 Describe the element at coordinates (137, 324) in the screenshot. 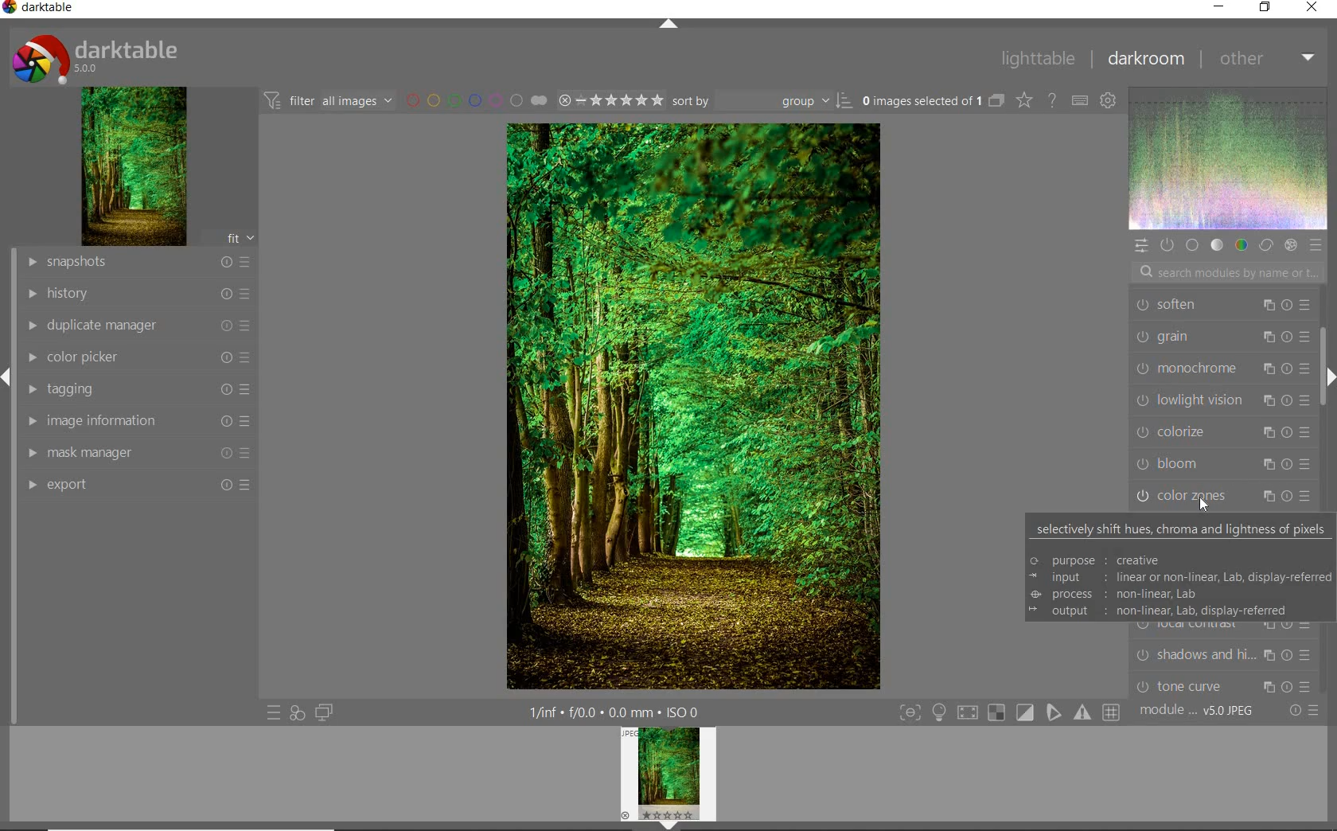

I see `DUPLICATE MANAGER` at that location.